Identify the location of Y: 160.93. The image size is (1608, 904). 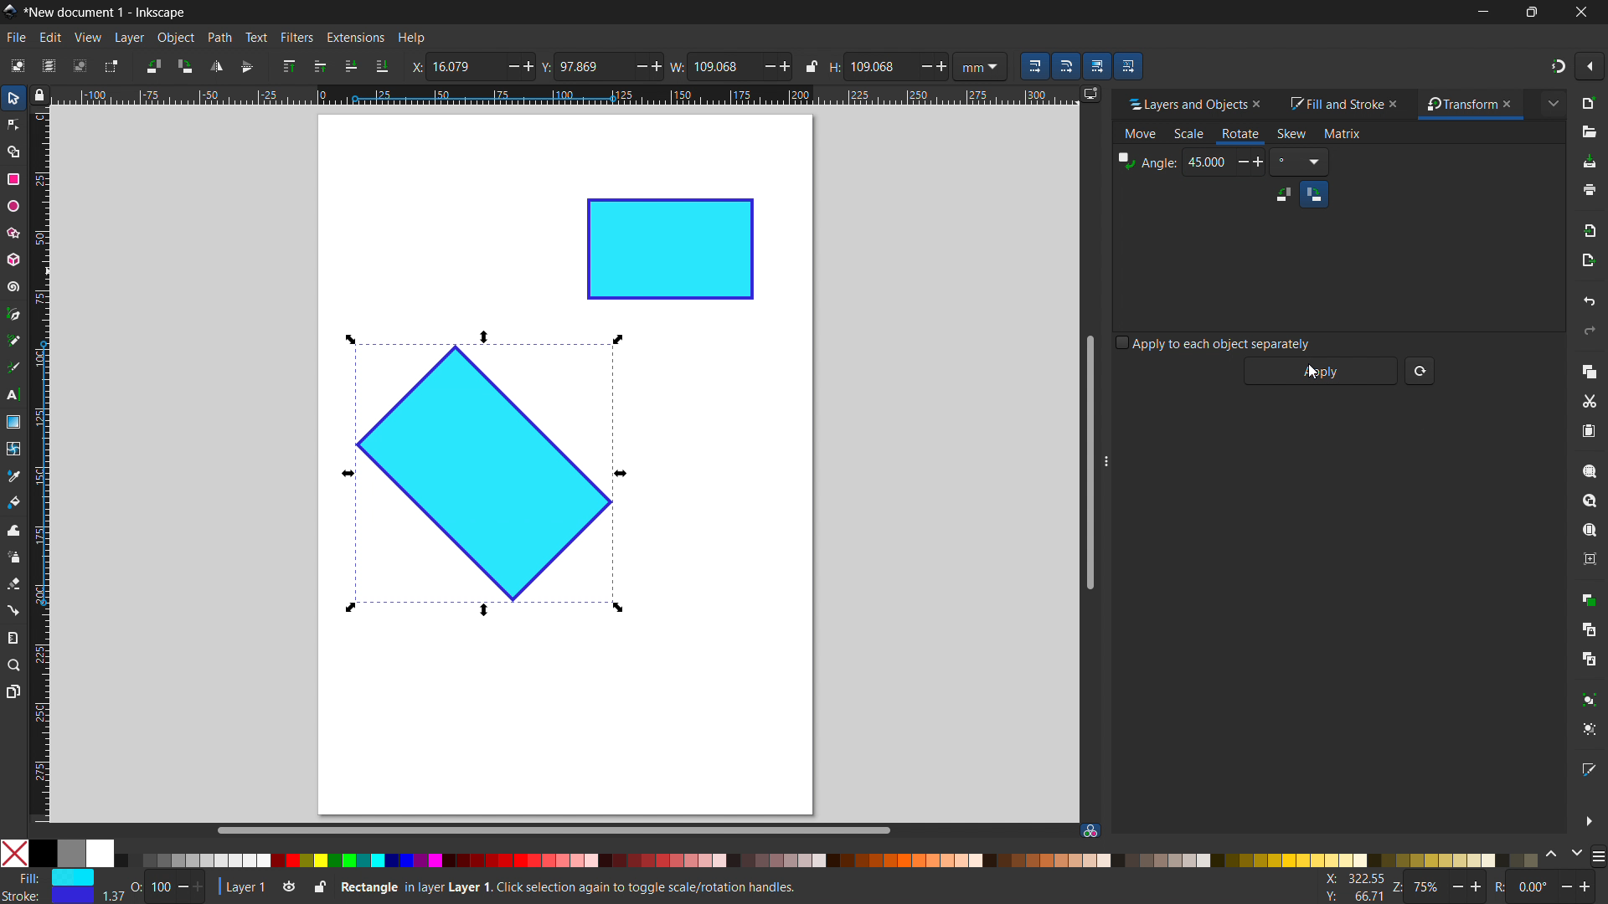
(1348, 897).